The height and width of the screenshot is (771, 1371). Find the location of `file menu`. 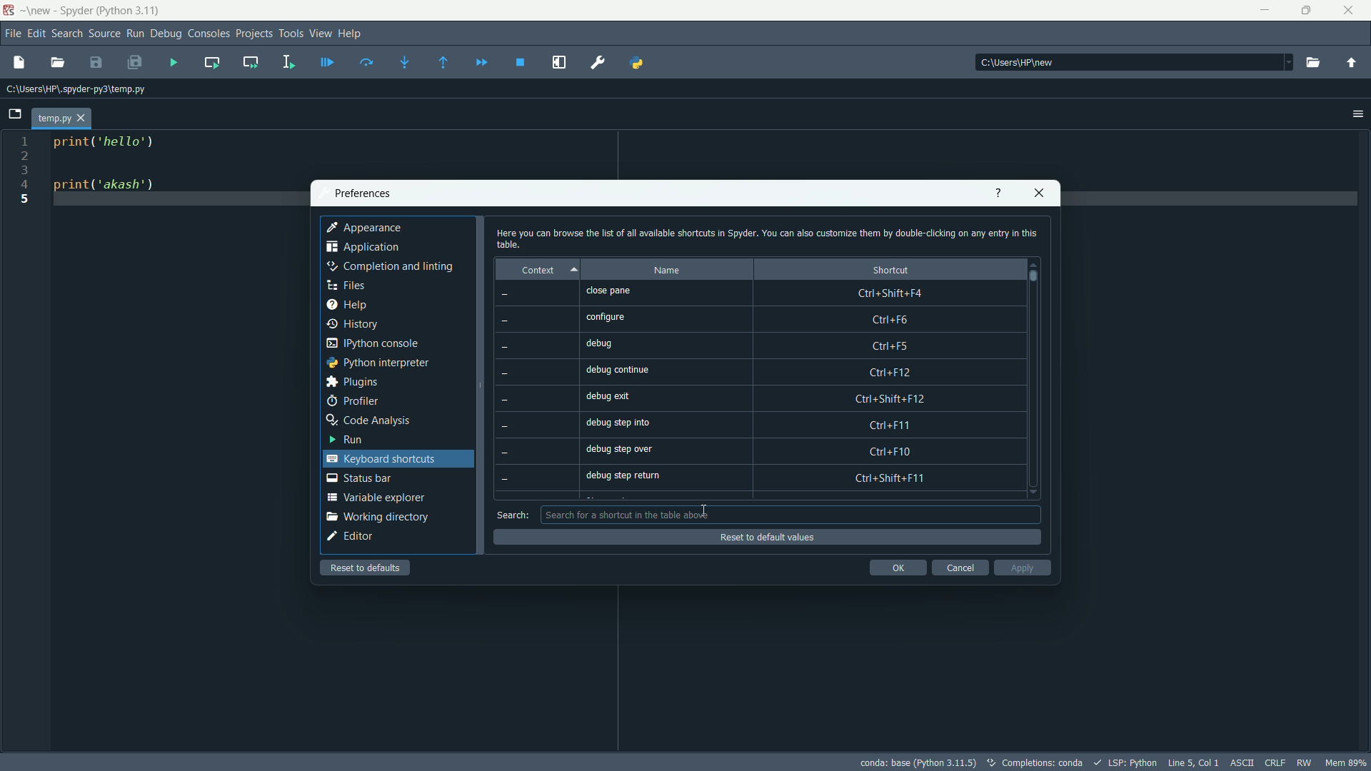

file menu is located at coordinates (12, 33).